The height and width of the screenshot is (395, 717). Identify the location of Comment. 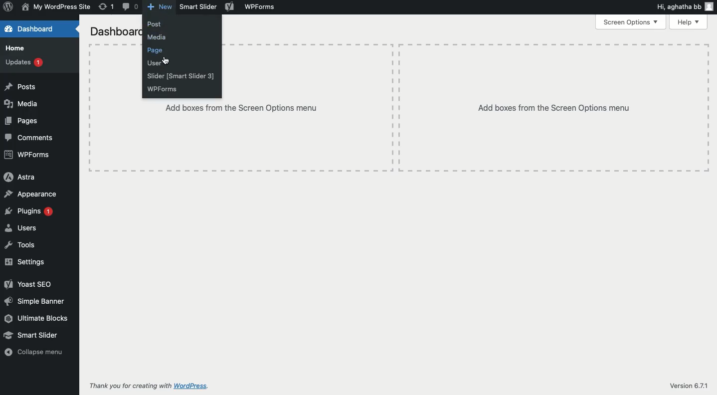
(130, 7).